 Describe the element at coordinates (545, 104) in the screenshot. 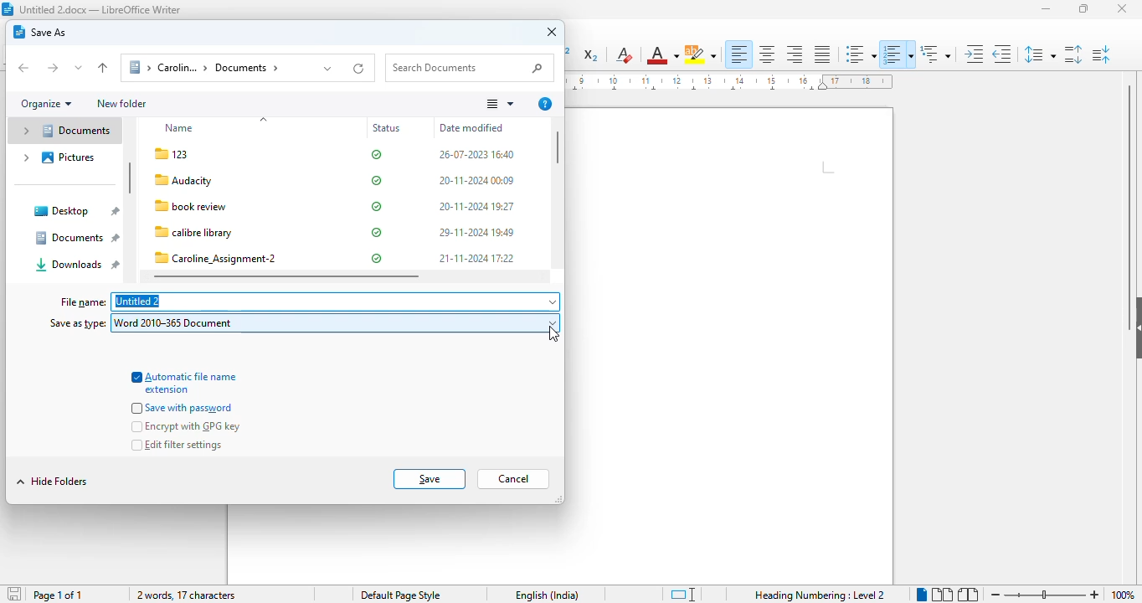

I see `more options` at that location.